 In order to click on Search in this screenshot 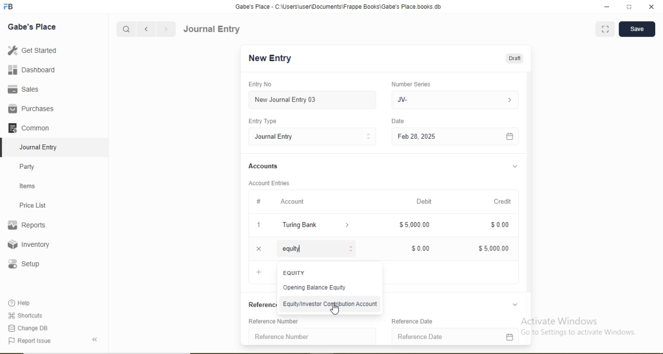, I will do `click(125, 30)`.